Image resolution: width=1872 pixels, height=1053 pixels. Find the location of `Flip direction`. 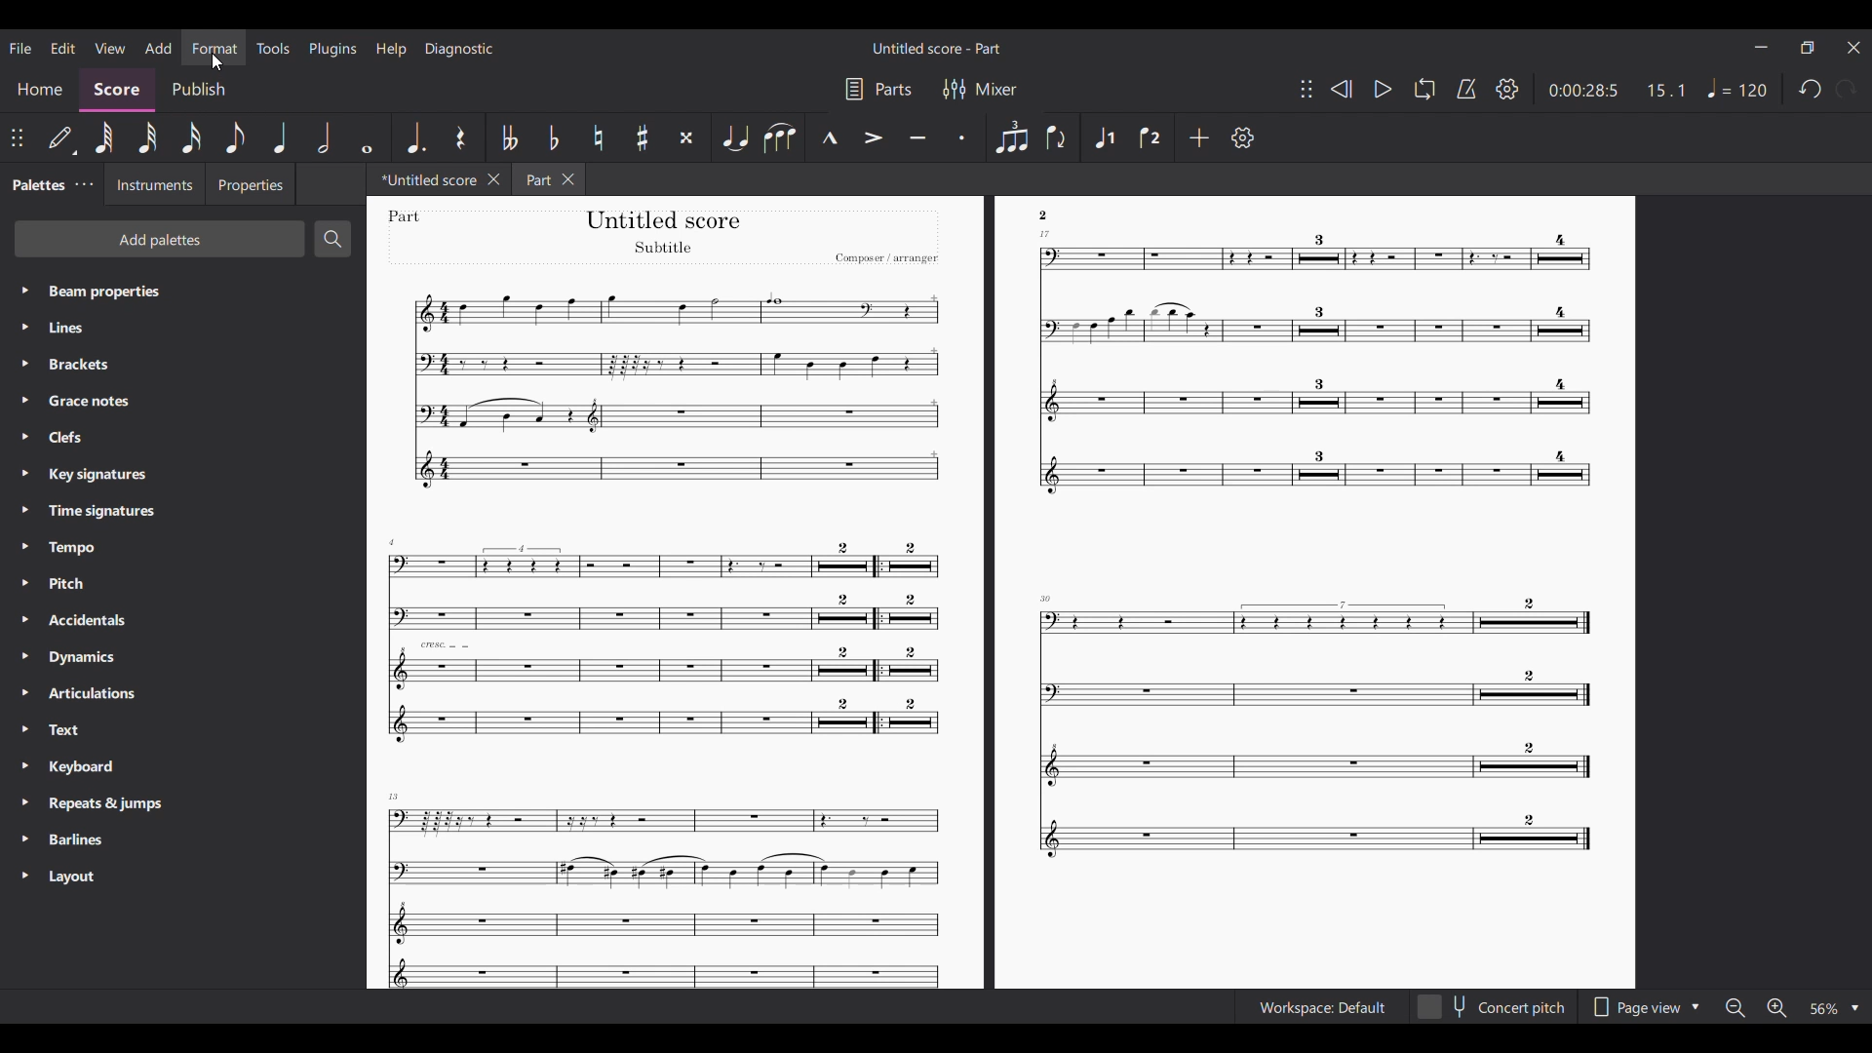

Flip direction is located at coordinates (1057, 137).